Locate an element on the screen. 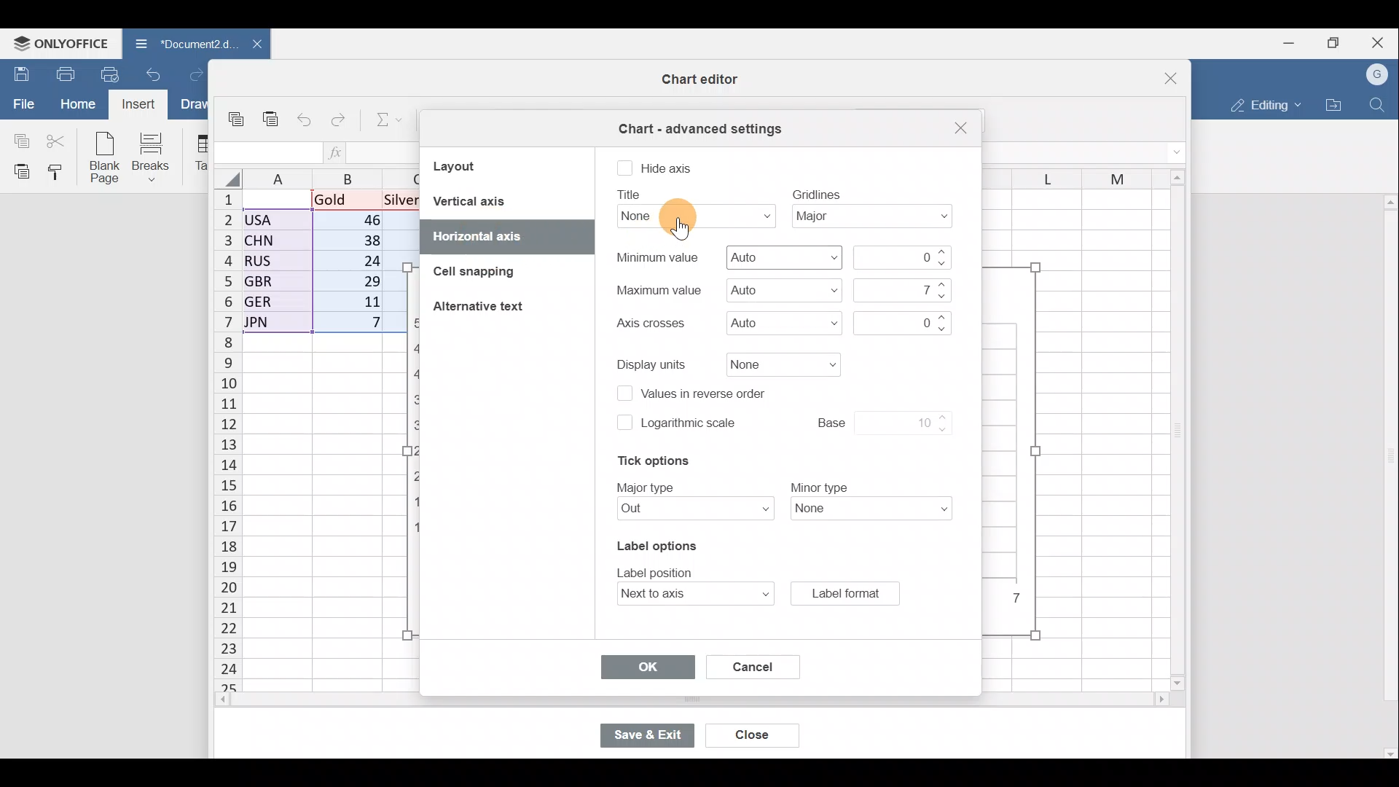  Maximum value is located at coordinates (782, 290).